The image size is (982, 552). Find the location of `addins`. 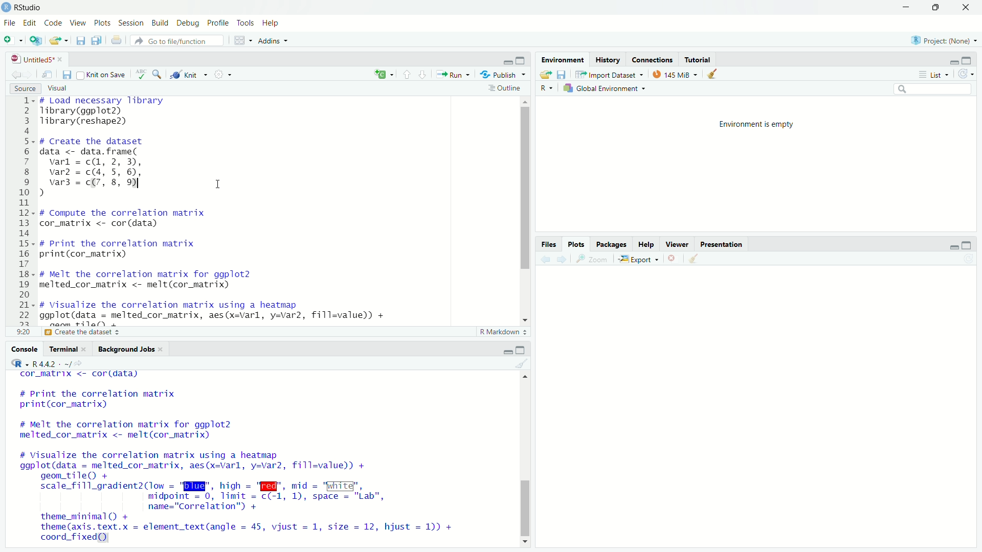

addins is located at coordinates (273, 40).